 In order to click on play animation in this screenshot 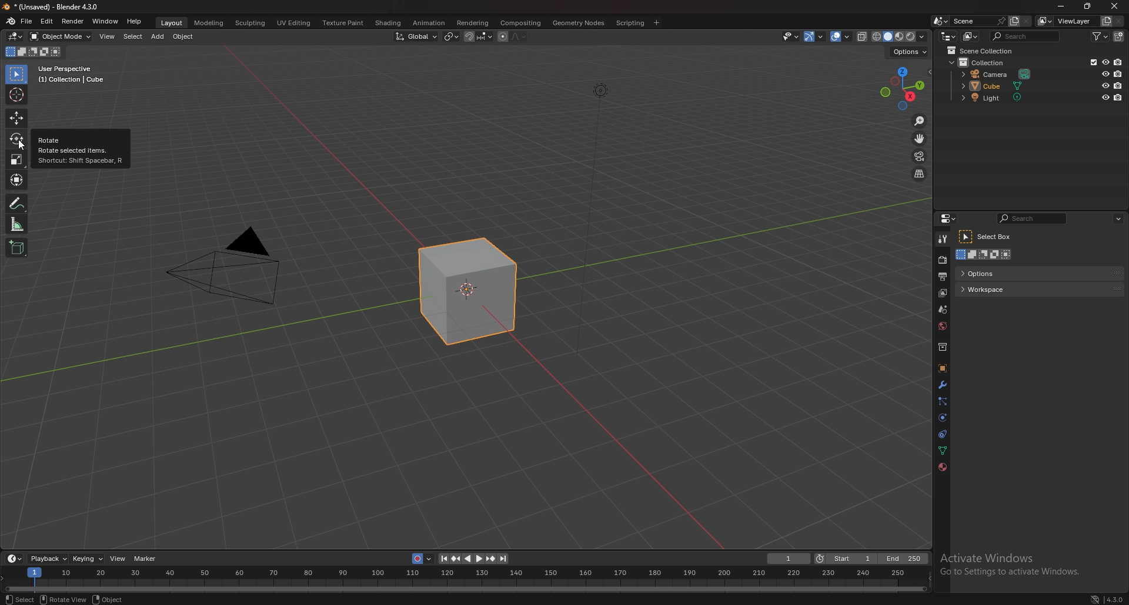, I will do `click(473, 559)`.